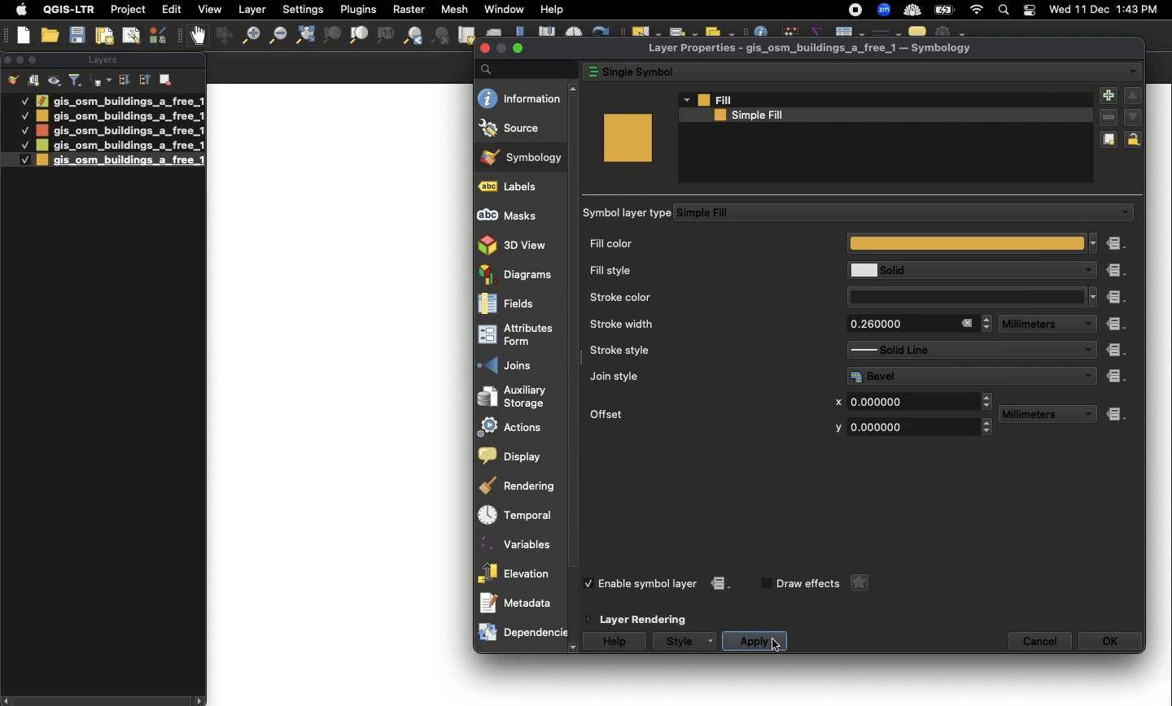  What do you see at coordinates (172, 9) in the screenshot?
I see `Edit` at bounding box center [172, 9].